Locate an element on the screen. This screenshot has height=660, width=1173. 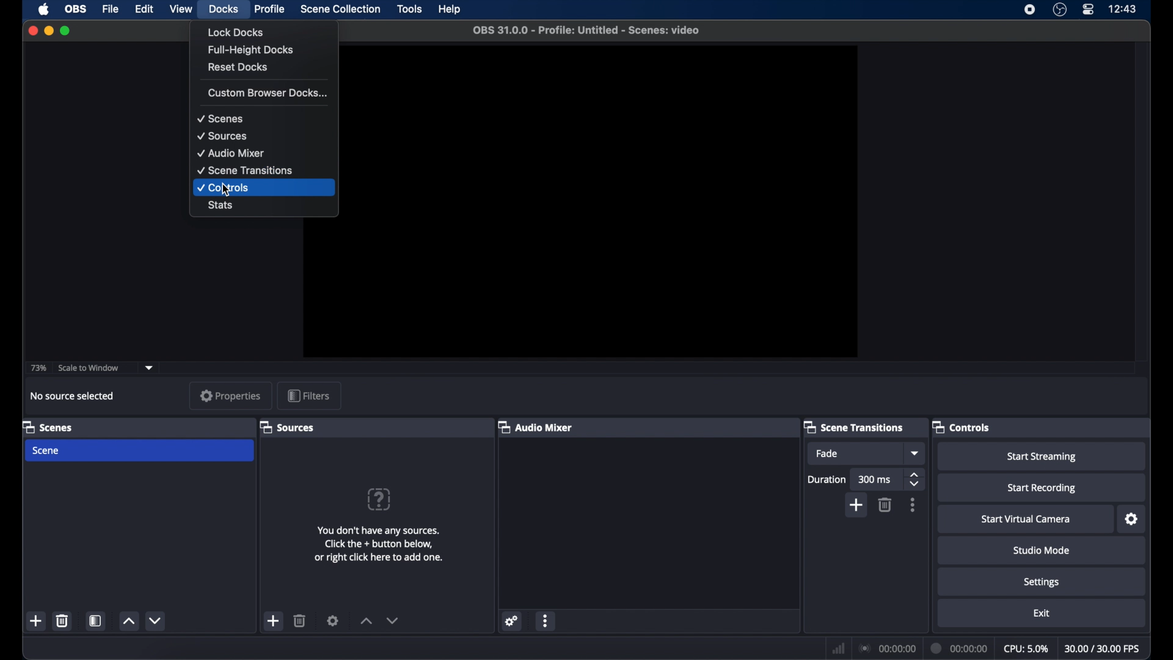
screen recording icon is located at coordinates (1030, 10).